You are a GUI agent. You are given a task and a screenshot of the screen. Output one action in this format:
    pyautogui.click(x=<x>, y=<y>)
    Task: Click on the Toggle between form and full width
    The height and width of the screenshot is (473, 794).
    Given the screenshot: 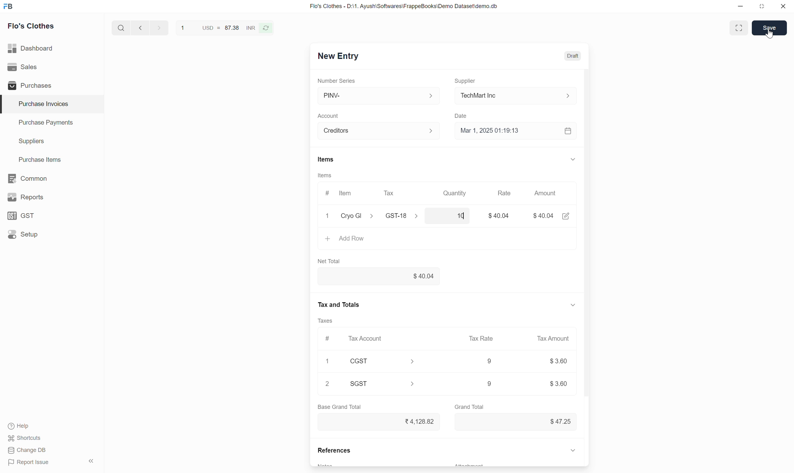 What is the action you would take?
    pyautogui.click(x=738, y=28)
    